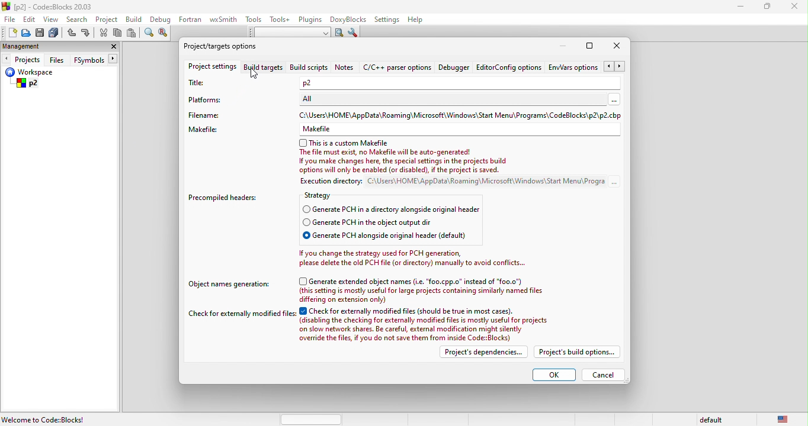  What do you see at coordinates (54, 33) in the screenshot?
I see `save everything` at bounding box center [54, 33].